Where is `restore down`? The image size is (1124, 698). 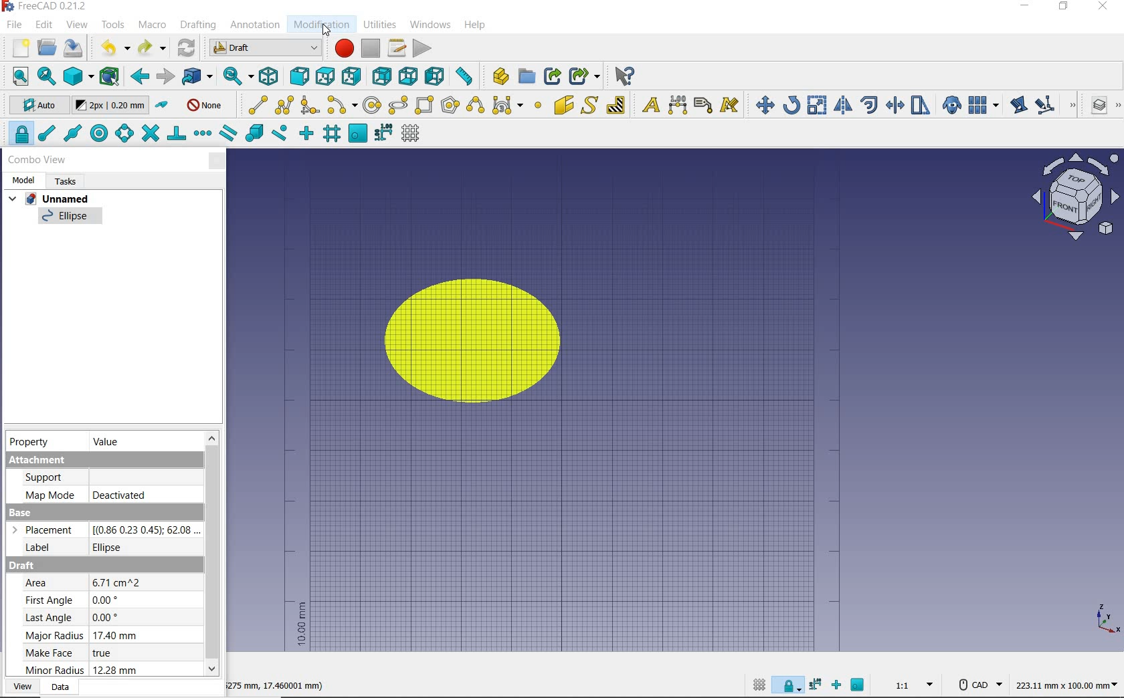 restore down is located at coordinates (1064, 7).